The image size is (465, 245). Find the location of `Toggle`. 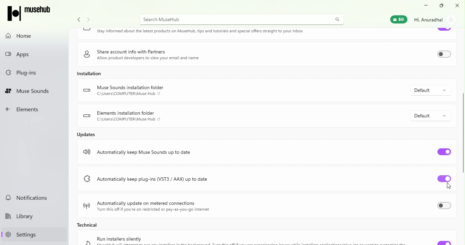

Toggle is located at coordinates (445, 178).